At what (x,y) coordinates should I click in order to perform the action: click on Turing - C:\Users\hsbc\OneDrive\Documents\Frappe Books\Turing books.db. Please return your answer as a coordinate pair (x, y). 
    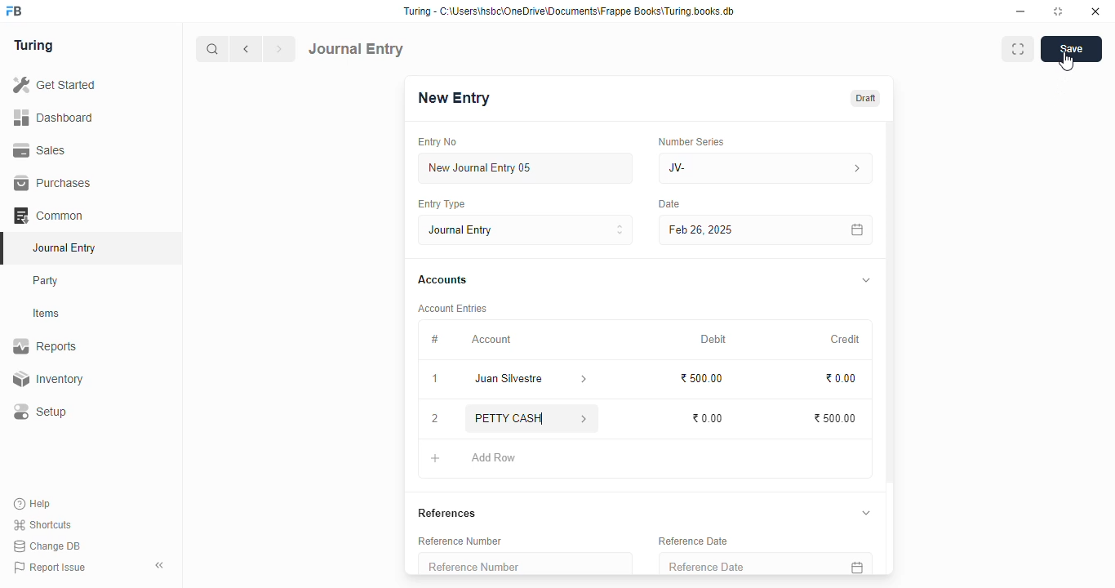
    Looking at the image, I should click on (568, 11).